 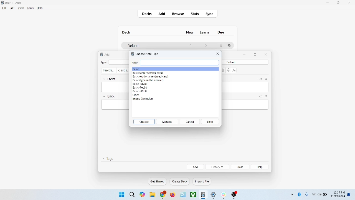 I want to click on close, so click(x=266, y=54).